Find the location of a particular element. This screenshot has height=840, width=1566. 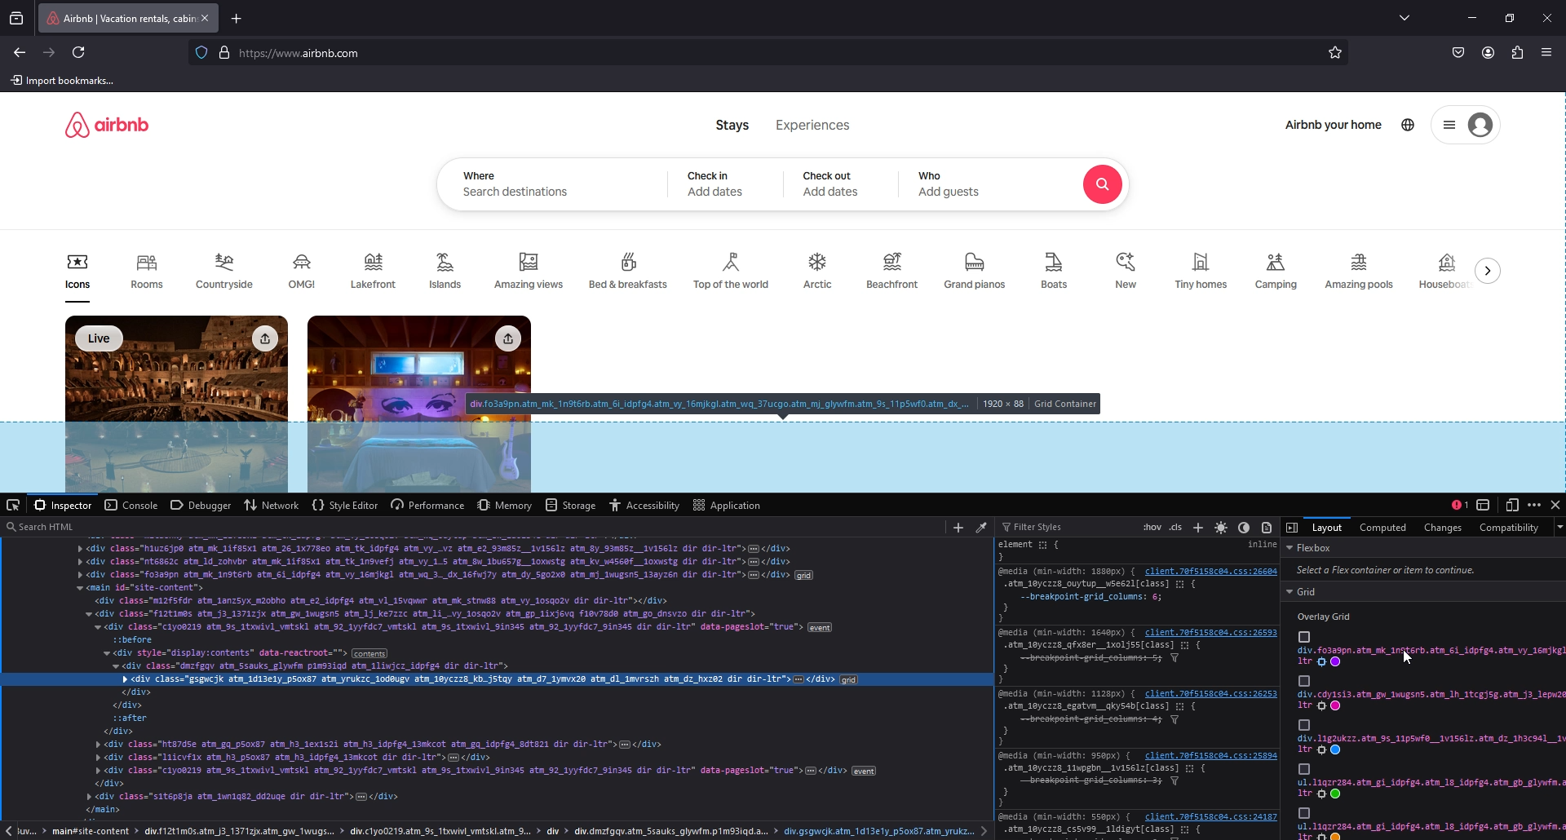

profile is located at coordinates (1488, 53).